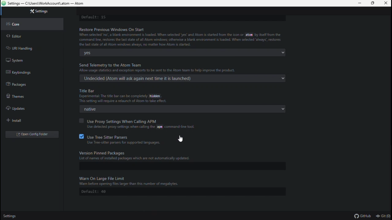 The width and height of the screenshot is (392, 220). I want to click on GitHub, so click(363, 216).